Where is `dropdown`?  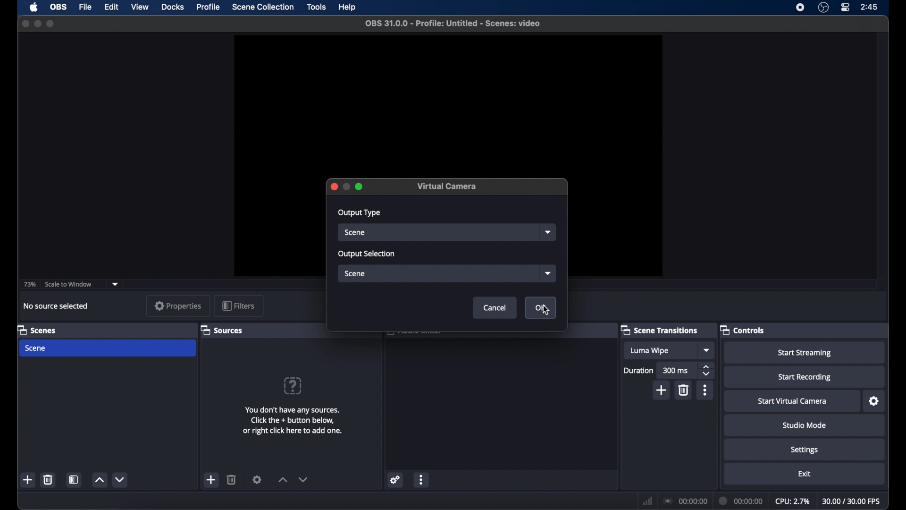
dropdown is located at coordinates (707, 350).